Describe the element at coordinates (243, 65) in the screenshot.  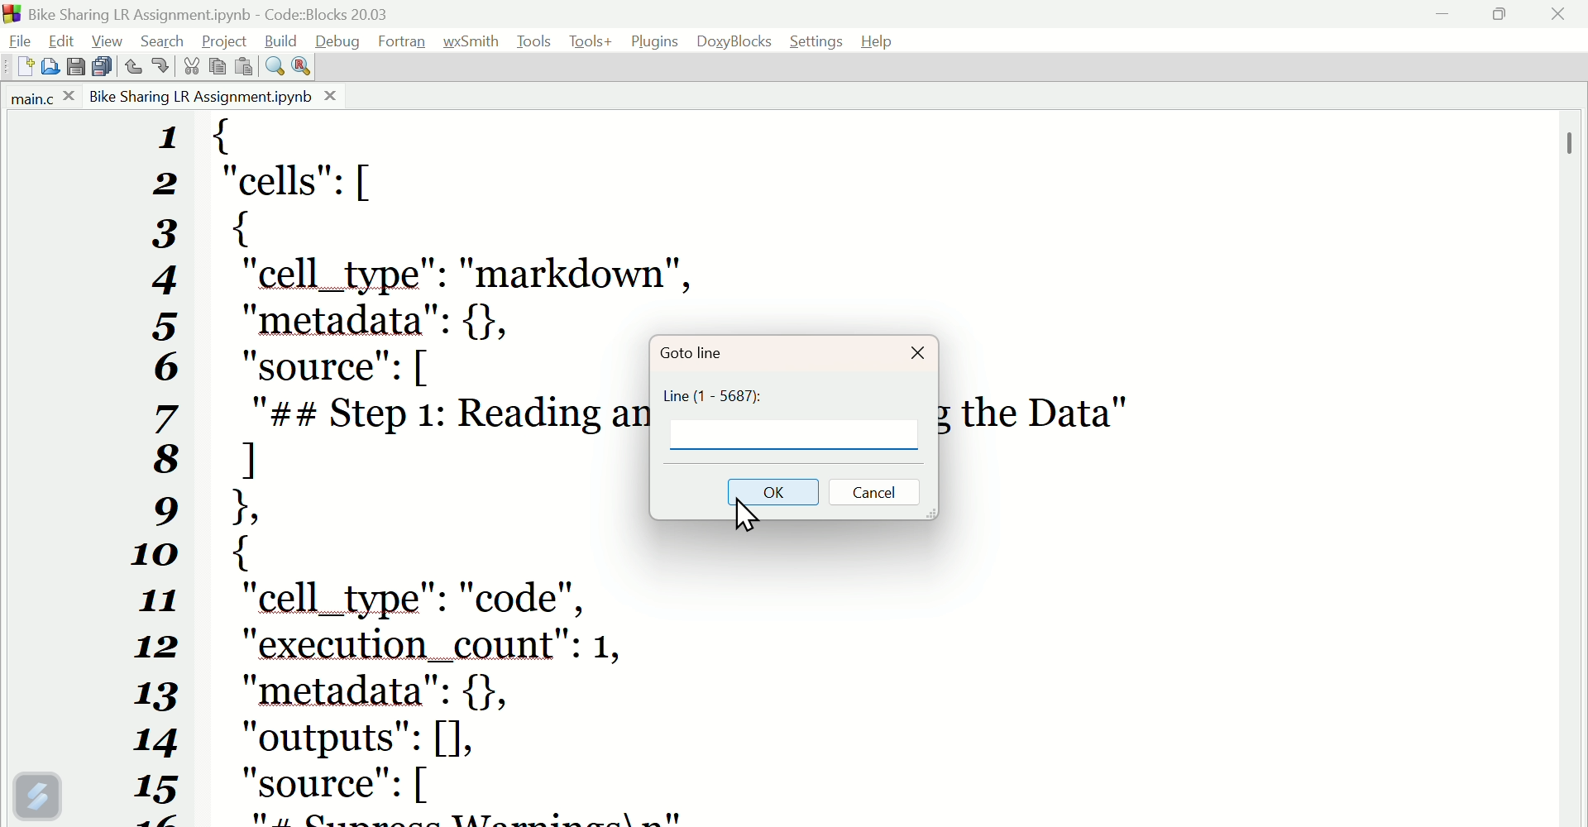
I see `Paste` at that location.